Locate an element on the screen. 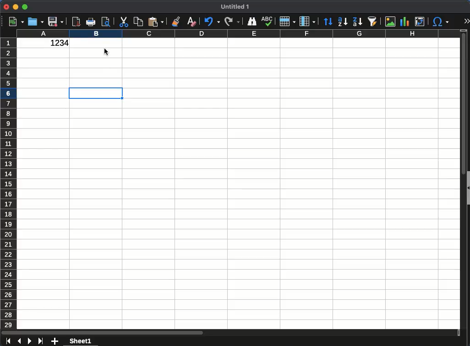 This screenshot has width=470, height=346. descending is located at coordinates (357, 22).